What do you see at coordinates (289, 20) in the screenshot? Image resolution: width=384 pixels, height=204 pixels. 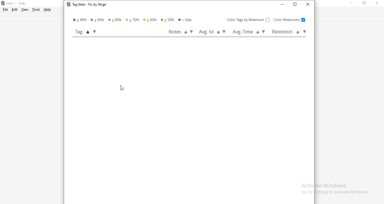 I see `color retentions` at bounding box center [289, 20].